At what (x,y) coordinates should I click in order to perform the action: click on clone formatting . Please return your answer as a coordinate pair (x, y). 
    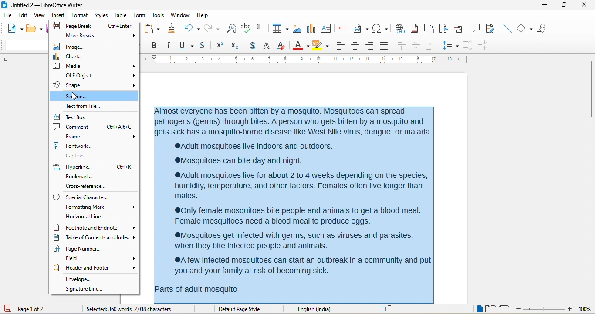
    Looking at the image, I should click on (170, 28).